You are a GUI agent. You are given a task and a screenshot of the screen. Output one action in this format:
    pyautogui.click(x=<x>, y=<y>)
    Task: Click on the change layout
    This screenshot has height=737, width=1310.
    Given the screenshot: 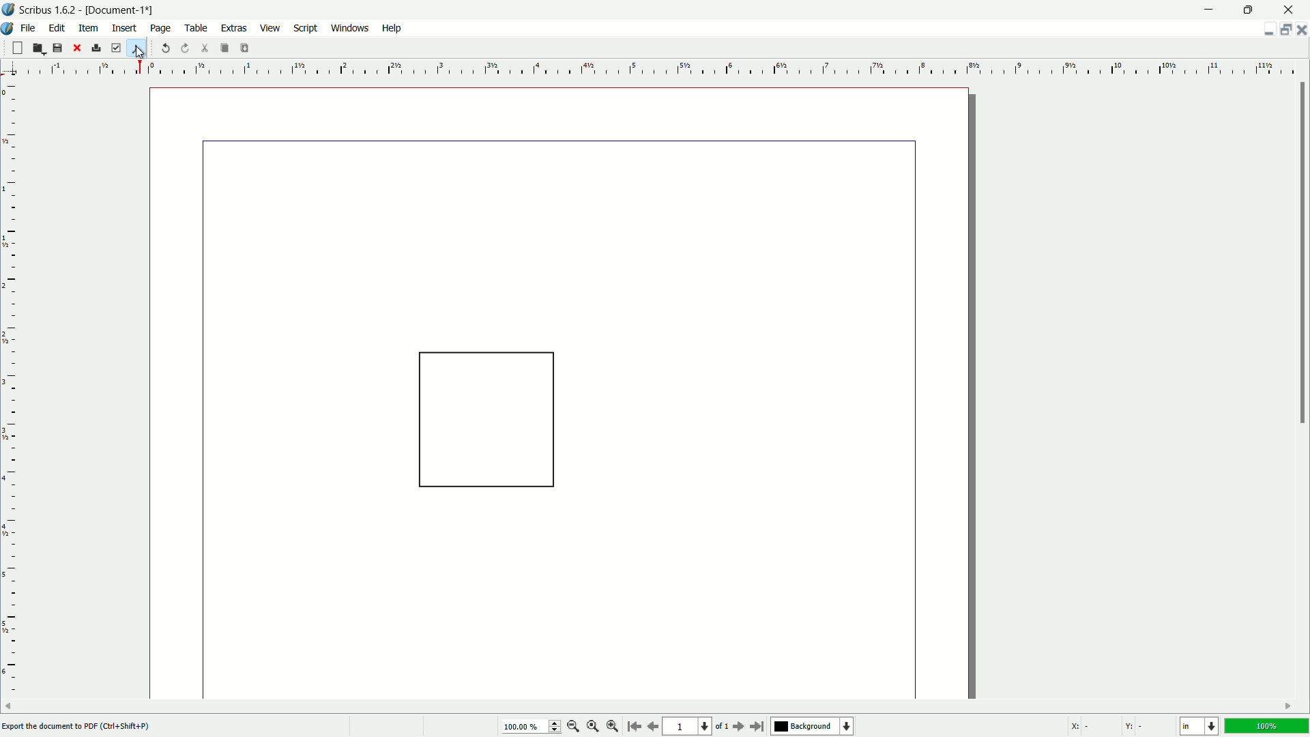 What is the action you would take?
    pyautogui.click(x=1283, y=30)
    